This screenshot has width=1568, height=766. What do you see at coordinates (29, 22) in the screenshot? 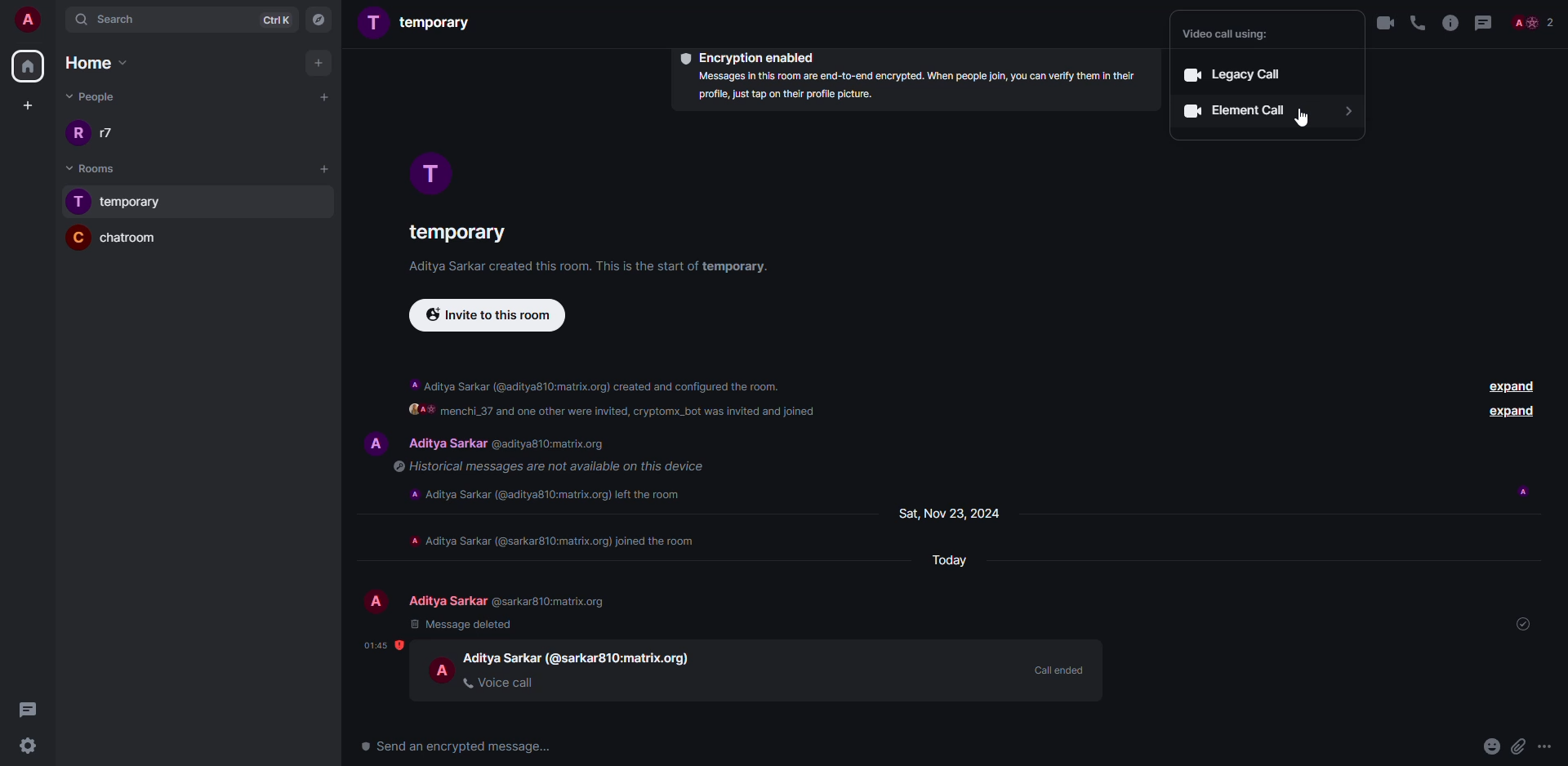
I see `account` at bounding box center [29, 22].